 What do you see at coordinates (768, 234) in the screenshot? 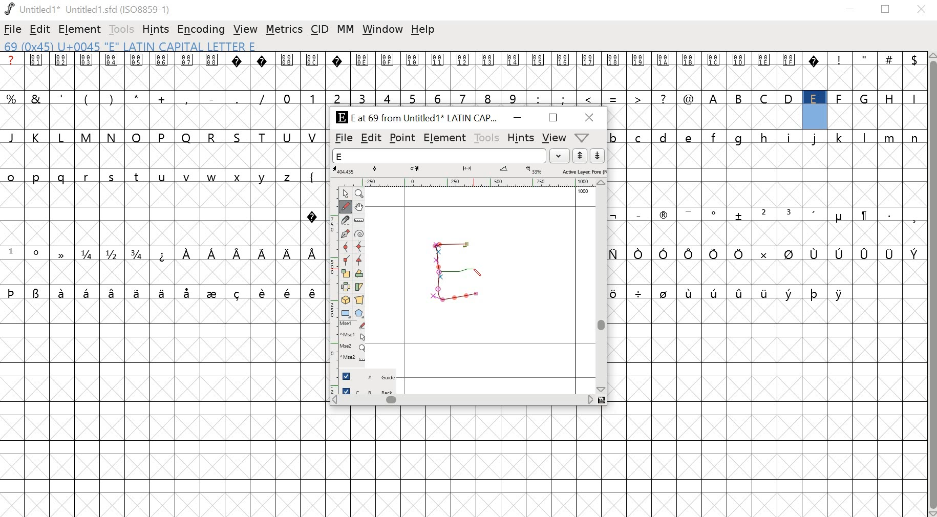
I see `empty cells` at bounding box center [768, 234].